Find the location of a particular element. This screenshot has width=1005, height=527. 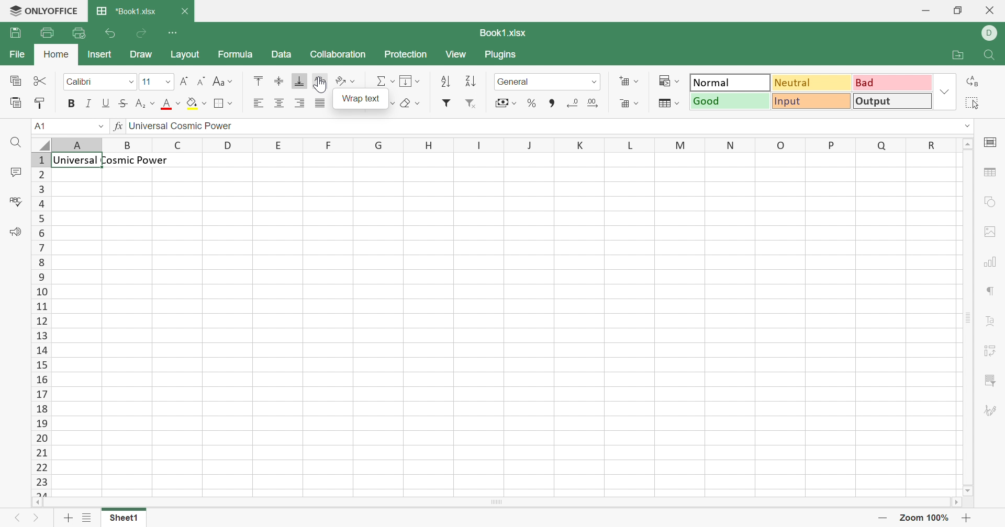

shape settings is located at coordinates (993, 201).